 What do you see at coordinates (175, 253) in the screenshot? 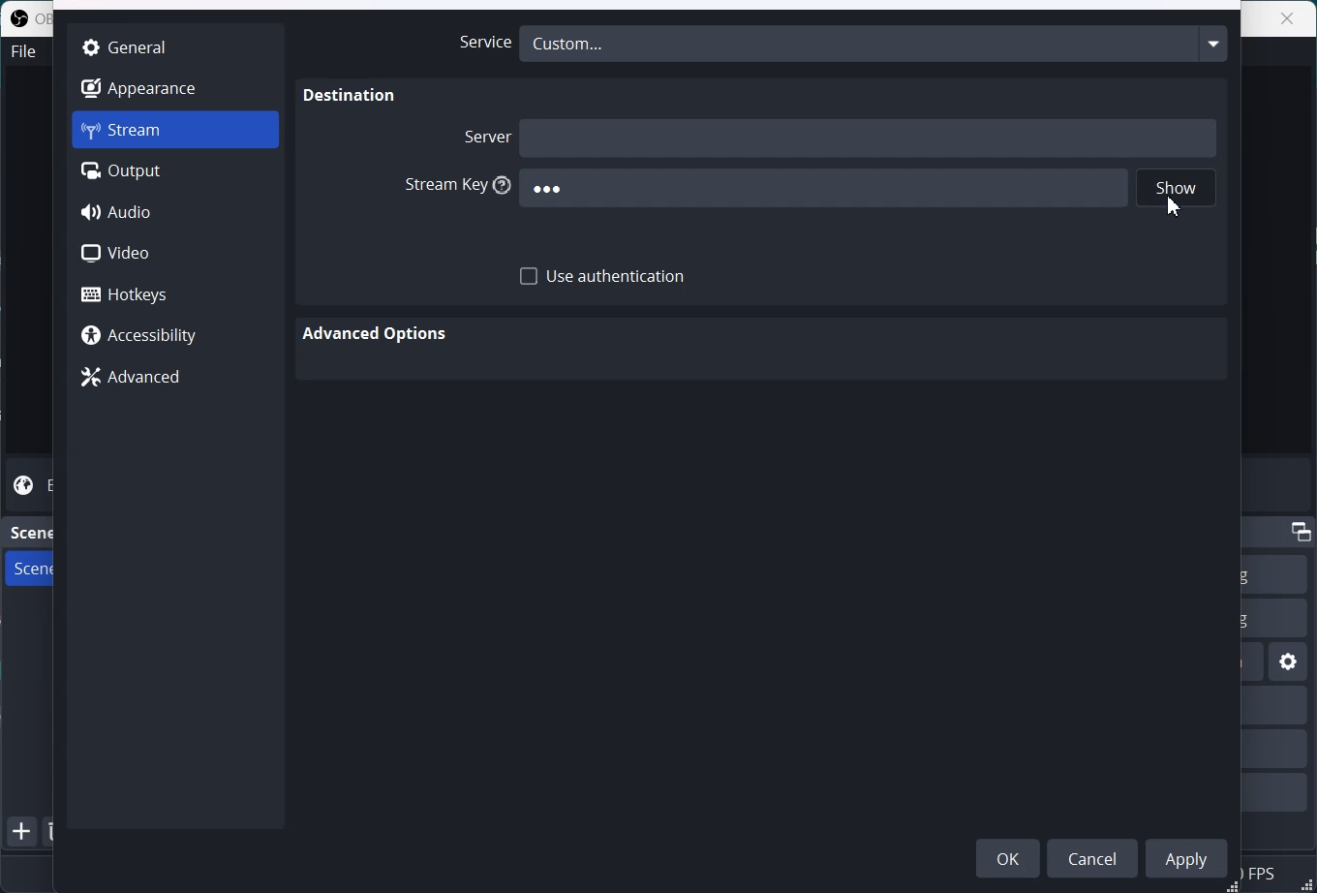
I see `Video` at bounding box center [175, 253].